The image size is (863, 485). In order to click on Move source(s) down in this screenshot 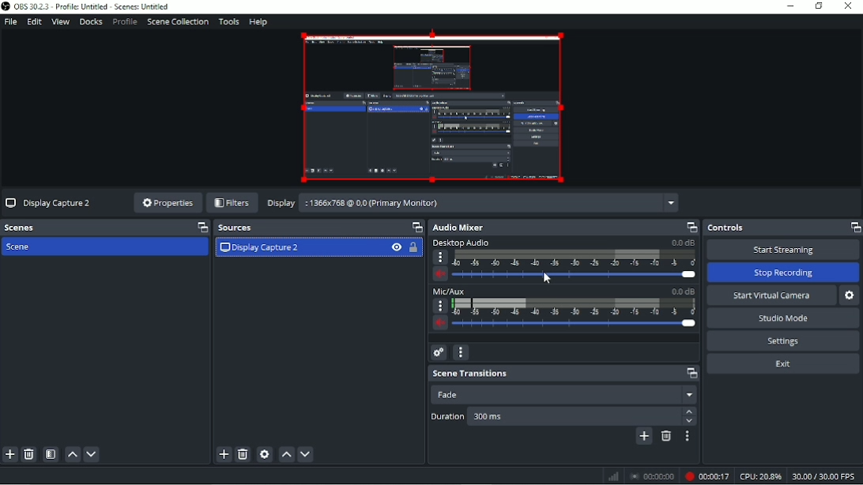, I will do `click(306, 455)`.